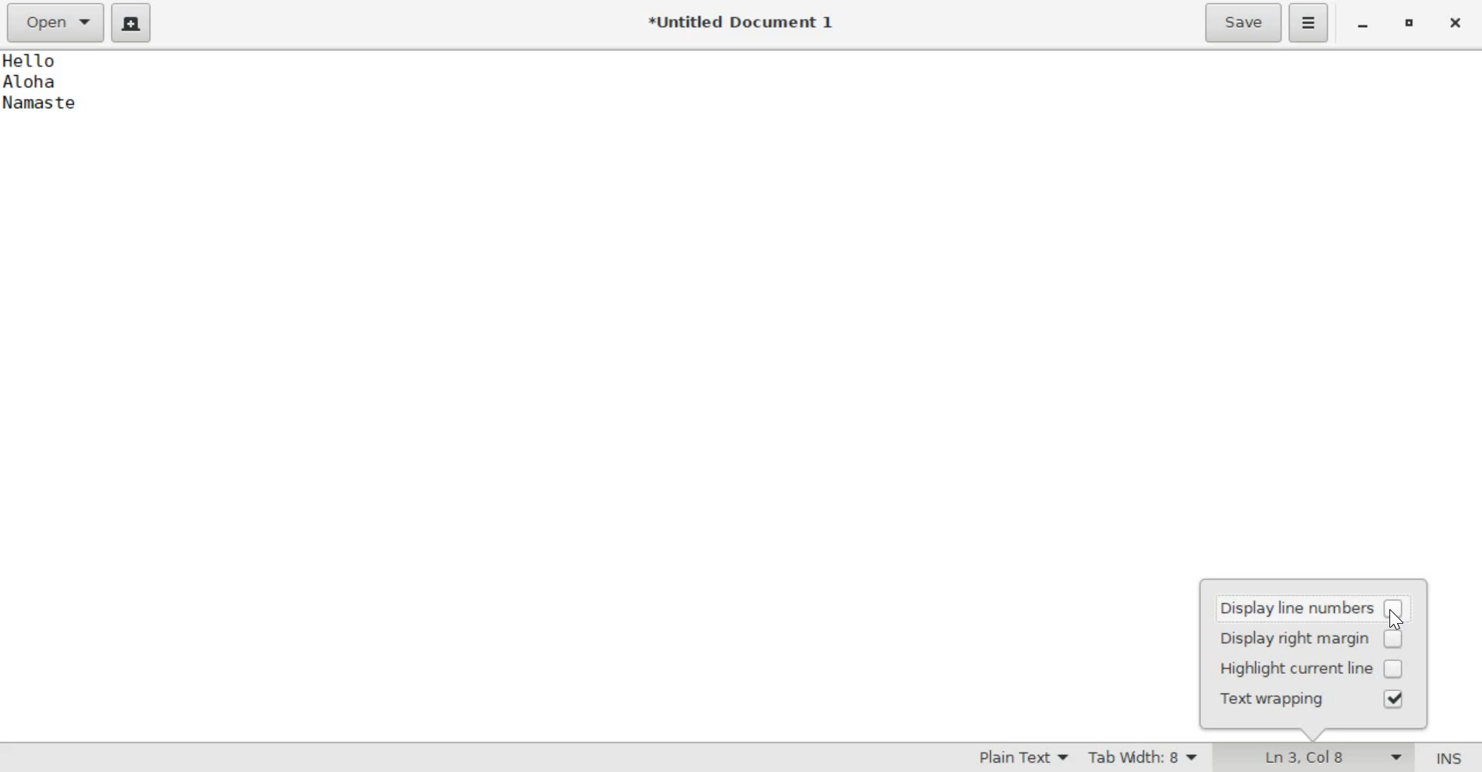  I want to click on Save, so click(1240, 22).